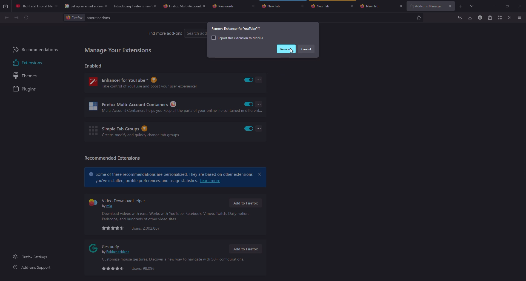  Describe the element at coordinates (489, 17) in the screenshot. I see `extensions` at that location.